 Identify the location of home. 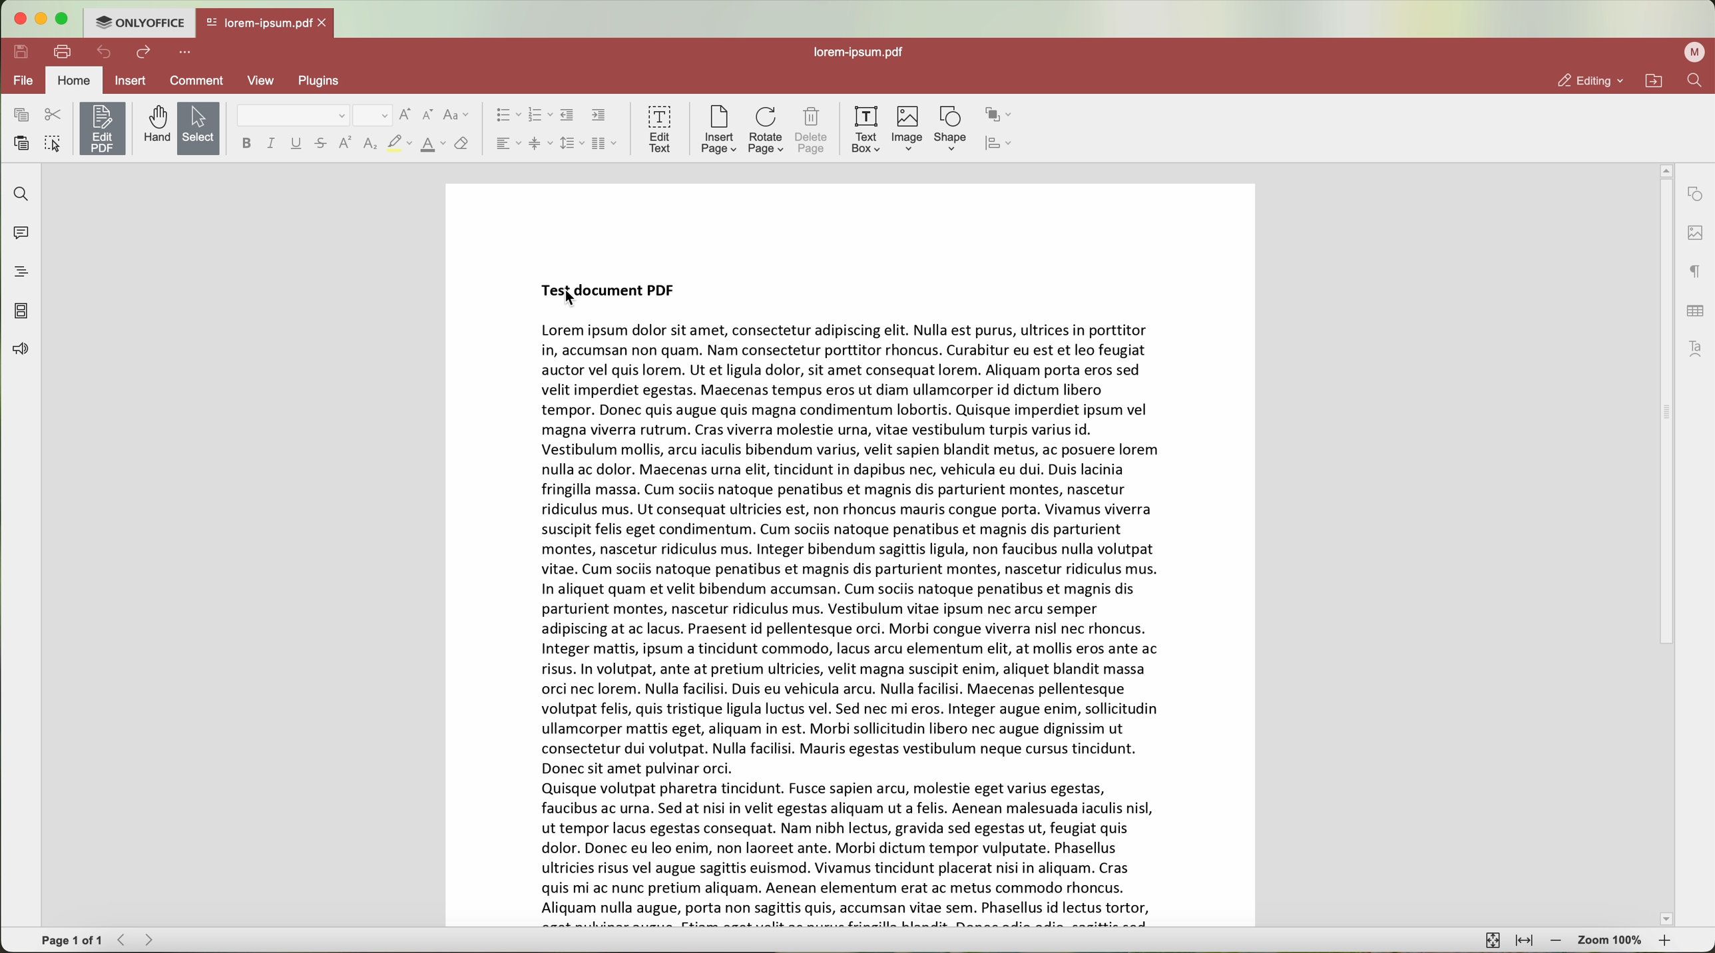
(76, 80).